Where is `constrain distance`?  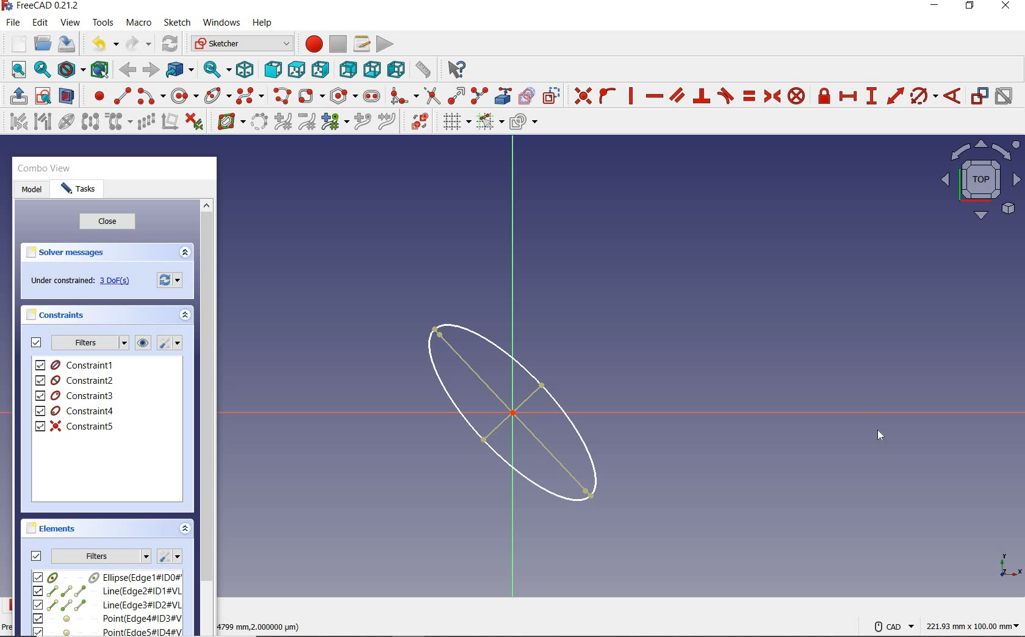 constrain distance is located at coordinates (896, 95).